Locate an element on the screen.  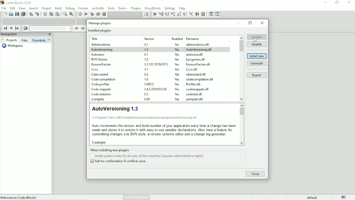
bar is located at coordinates (137, 198).